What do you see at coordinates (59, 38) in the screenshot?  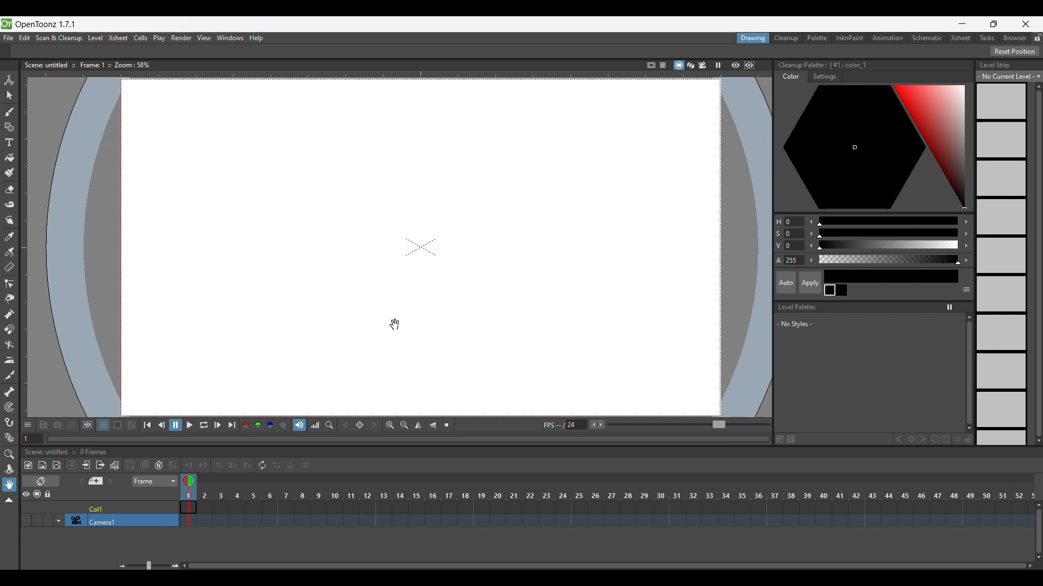 I see `Scan and cleanup` at bounding box center [59, 38].